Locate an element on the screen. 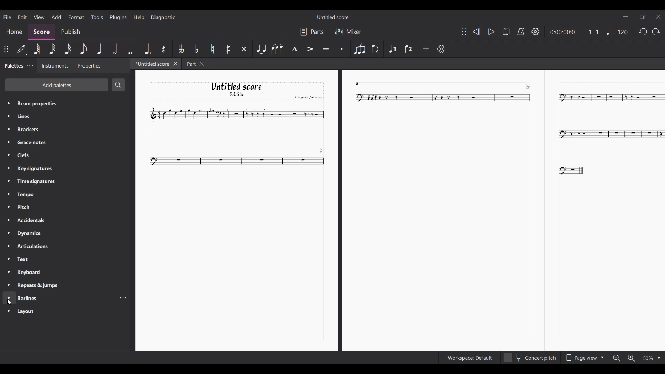  Toggle sharp is located at coordinates (228, 49).